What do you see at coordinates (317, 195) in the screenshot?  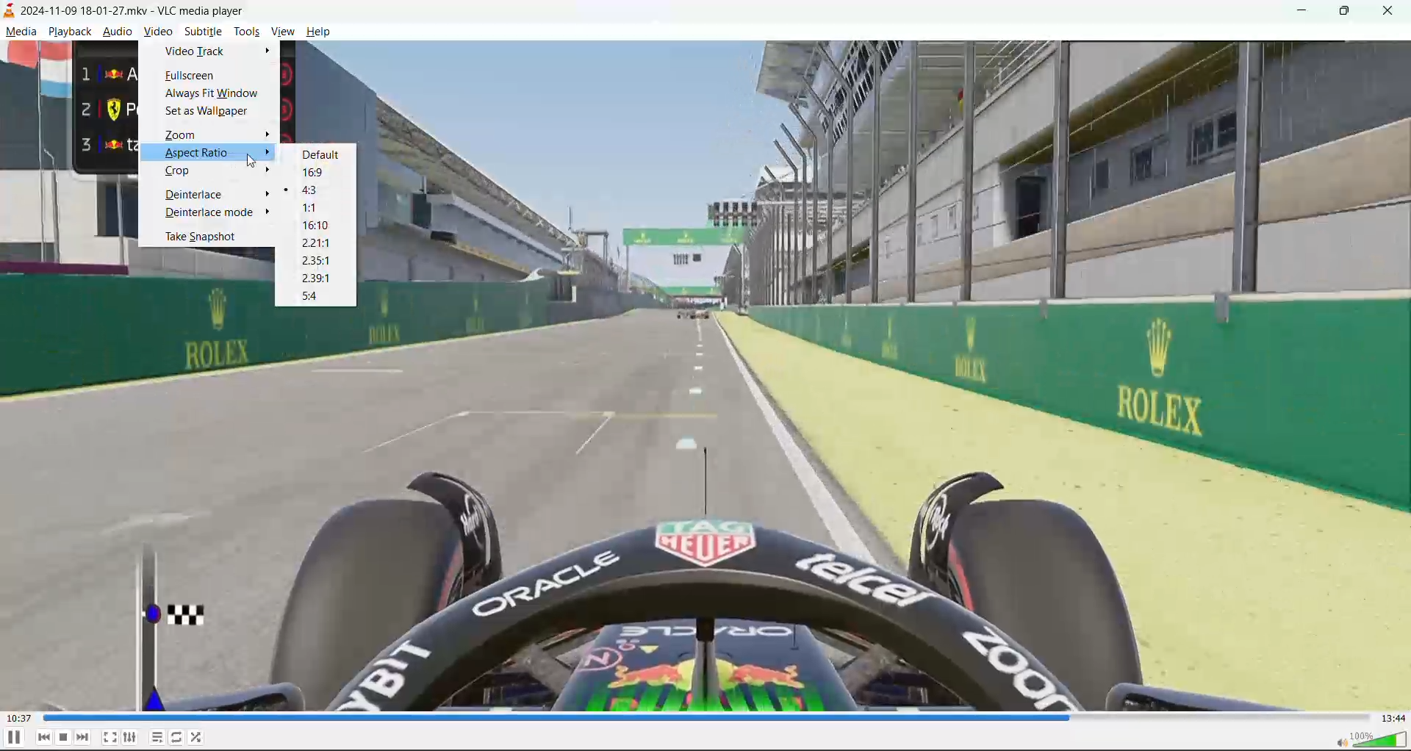 I see `4:3` at bounding box center [317, 195].